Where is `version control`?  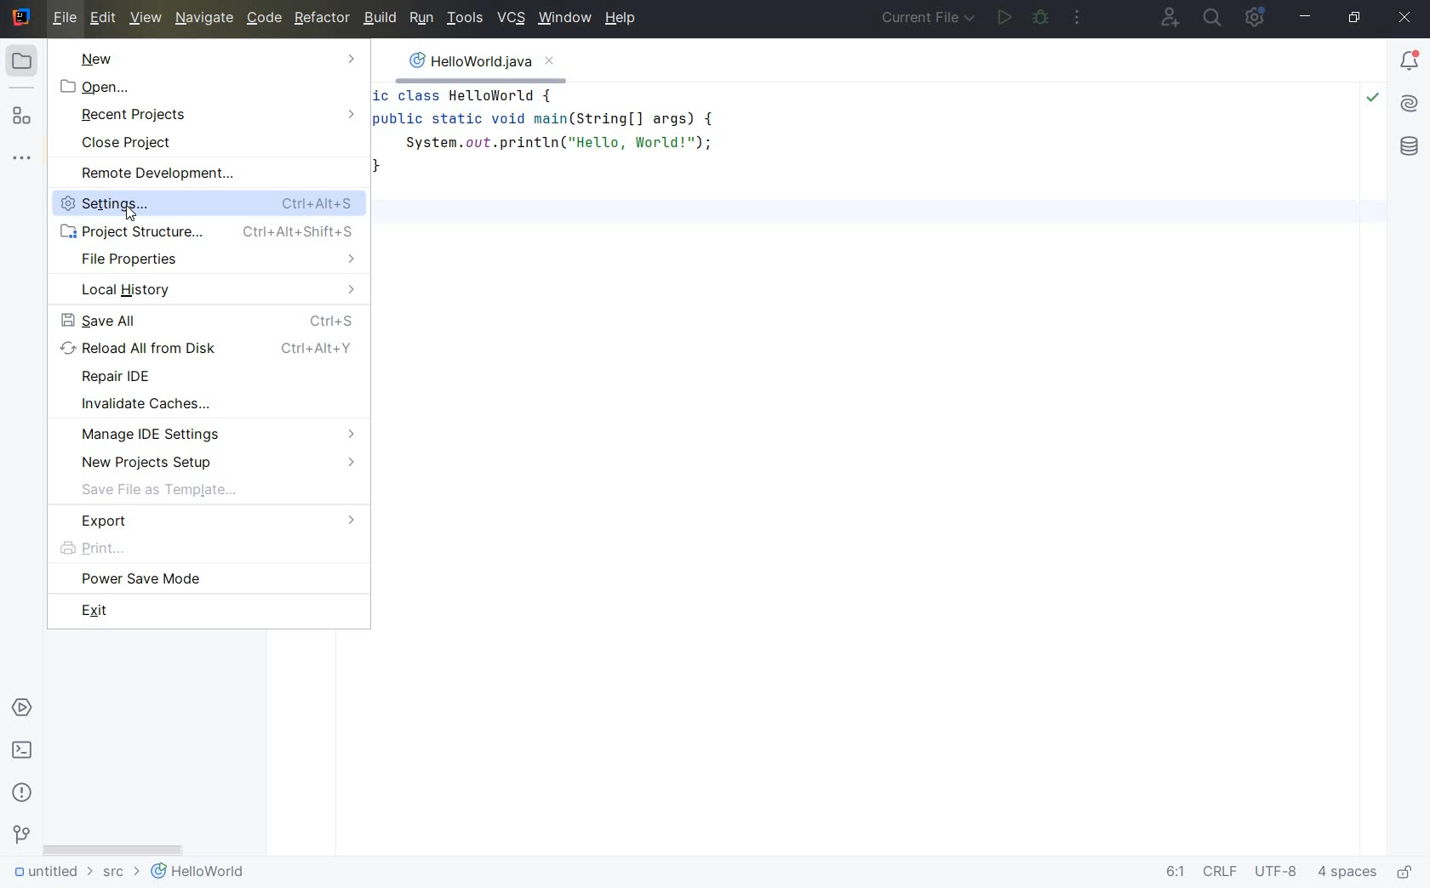 version control is located at coordinates (20, 837).